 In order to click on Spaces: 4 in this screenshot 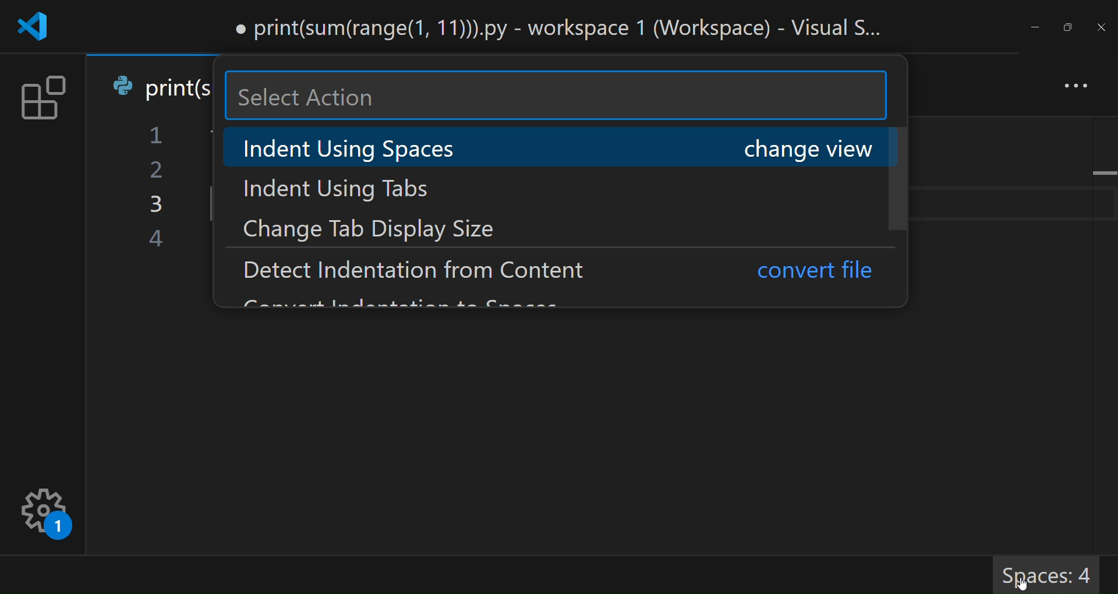, I will do `click(1054, 576)`.